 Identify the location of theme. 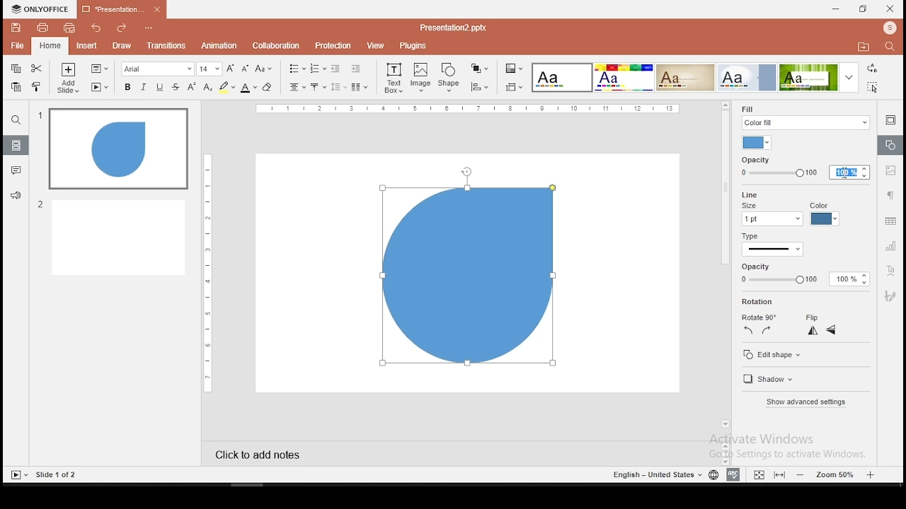
(685, 76).